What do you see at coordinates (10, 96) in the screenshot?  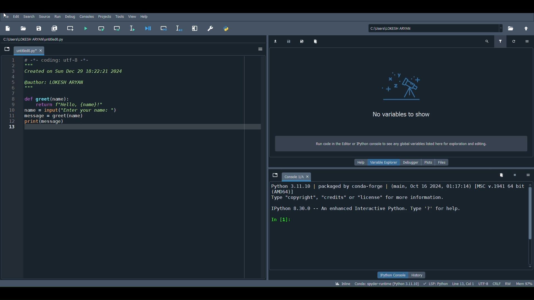 I see `serial number: (1-13)` at bounding box center [10, 96].